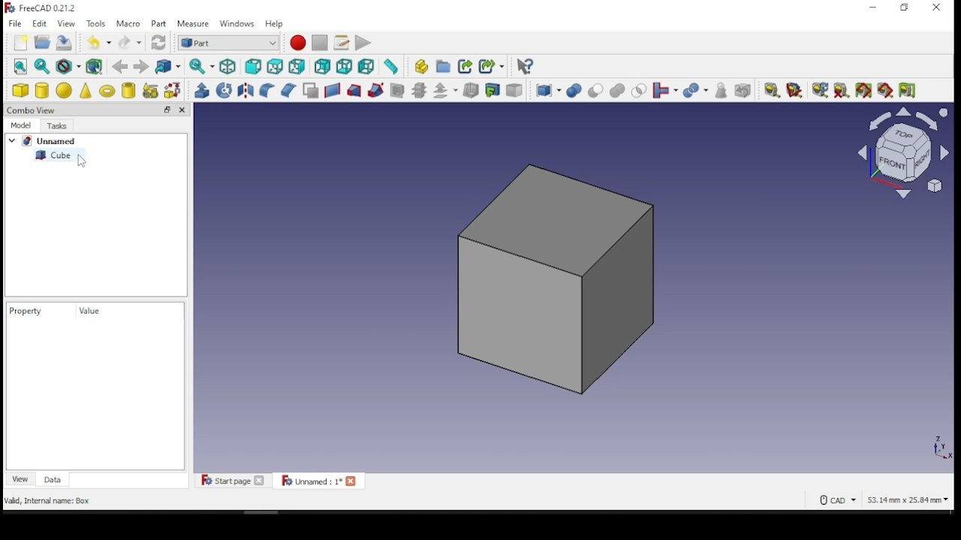 The width and height of the screenshot is (961, 540). Describe the element at coordinates (21, 90) in the screenshot. I see `cube` at that location.